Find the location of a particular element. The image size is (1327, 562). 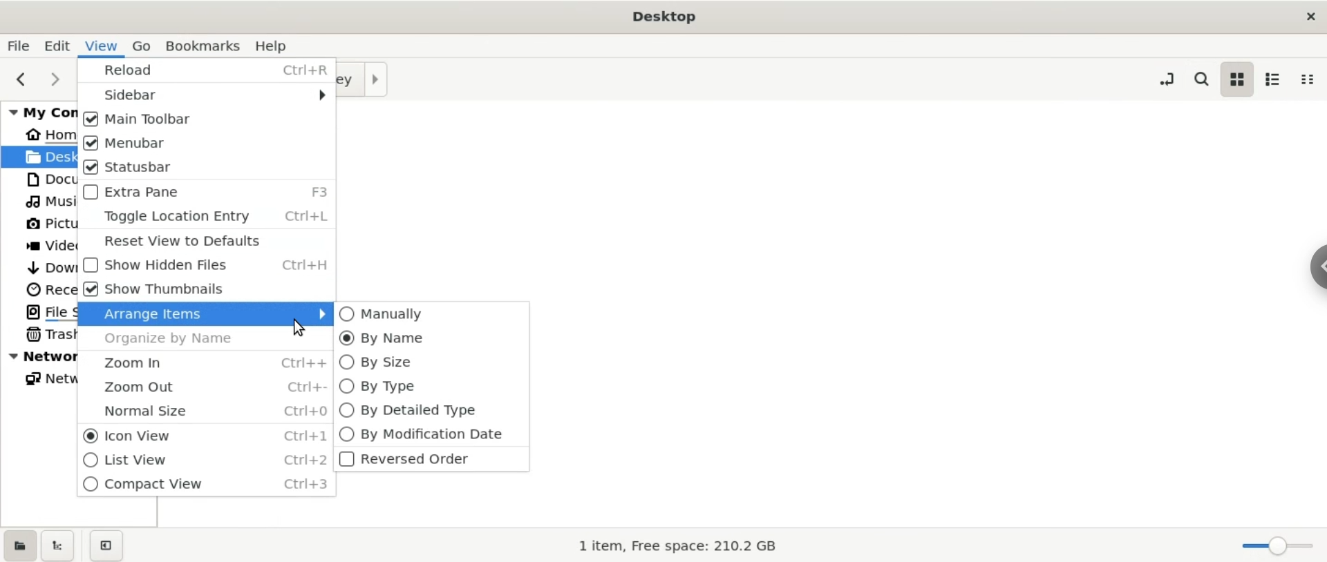

icon view is located at coordinates (205, 437).